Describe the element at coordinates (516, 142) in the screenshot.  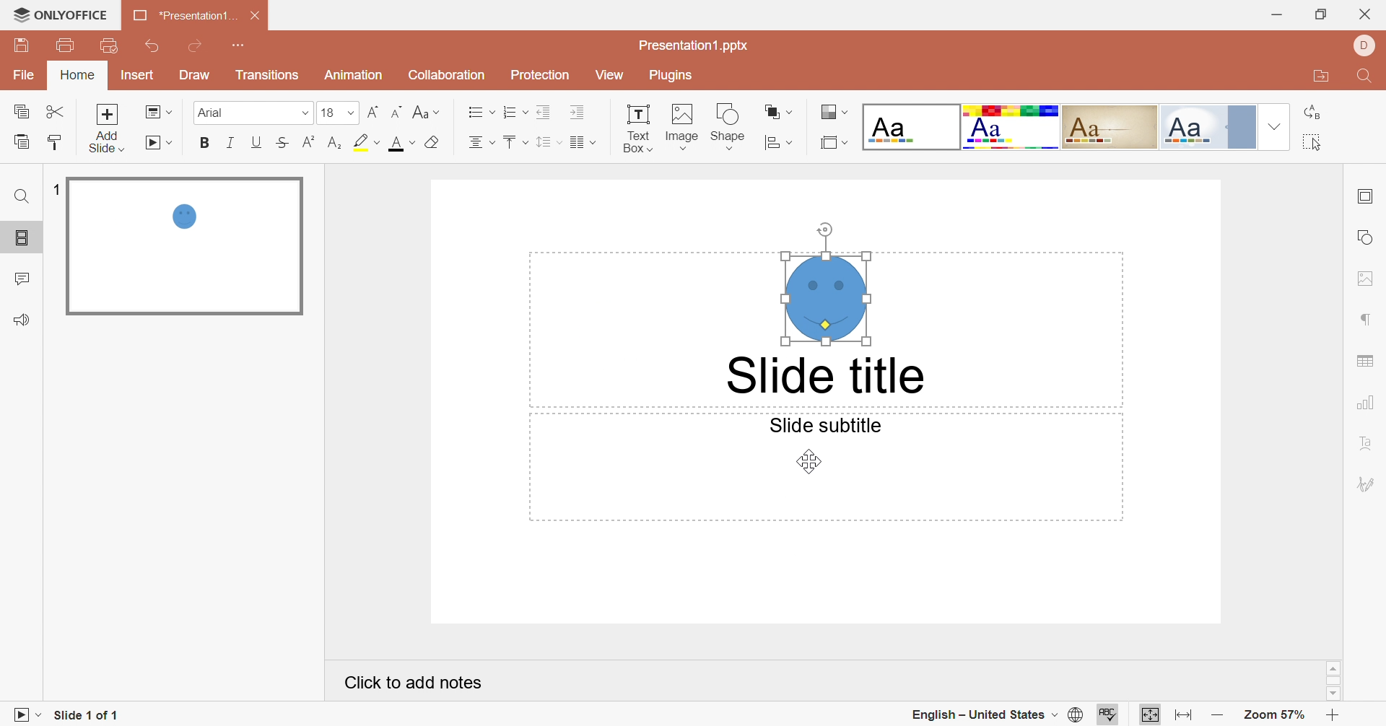
I see `Align Top` at that location.